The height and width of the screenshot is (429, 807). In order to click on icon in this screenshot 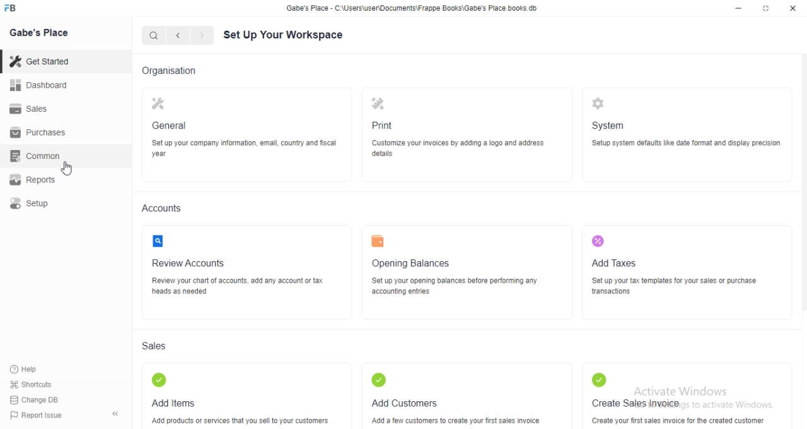, I will do `click(159, 105)`.